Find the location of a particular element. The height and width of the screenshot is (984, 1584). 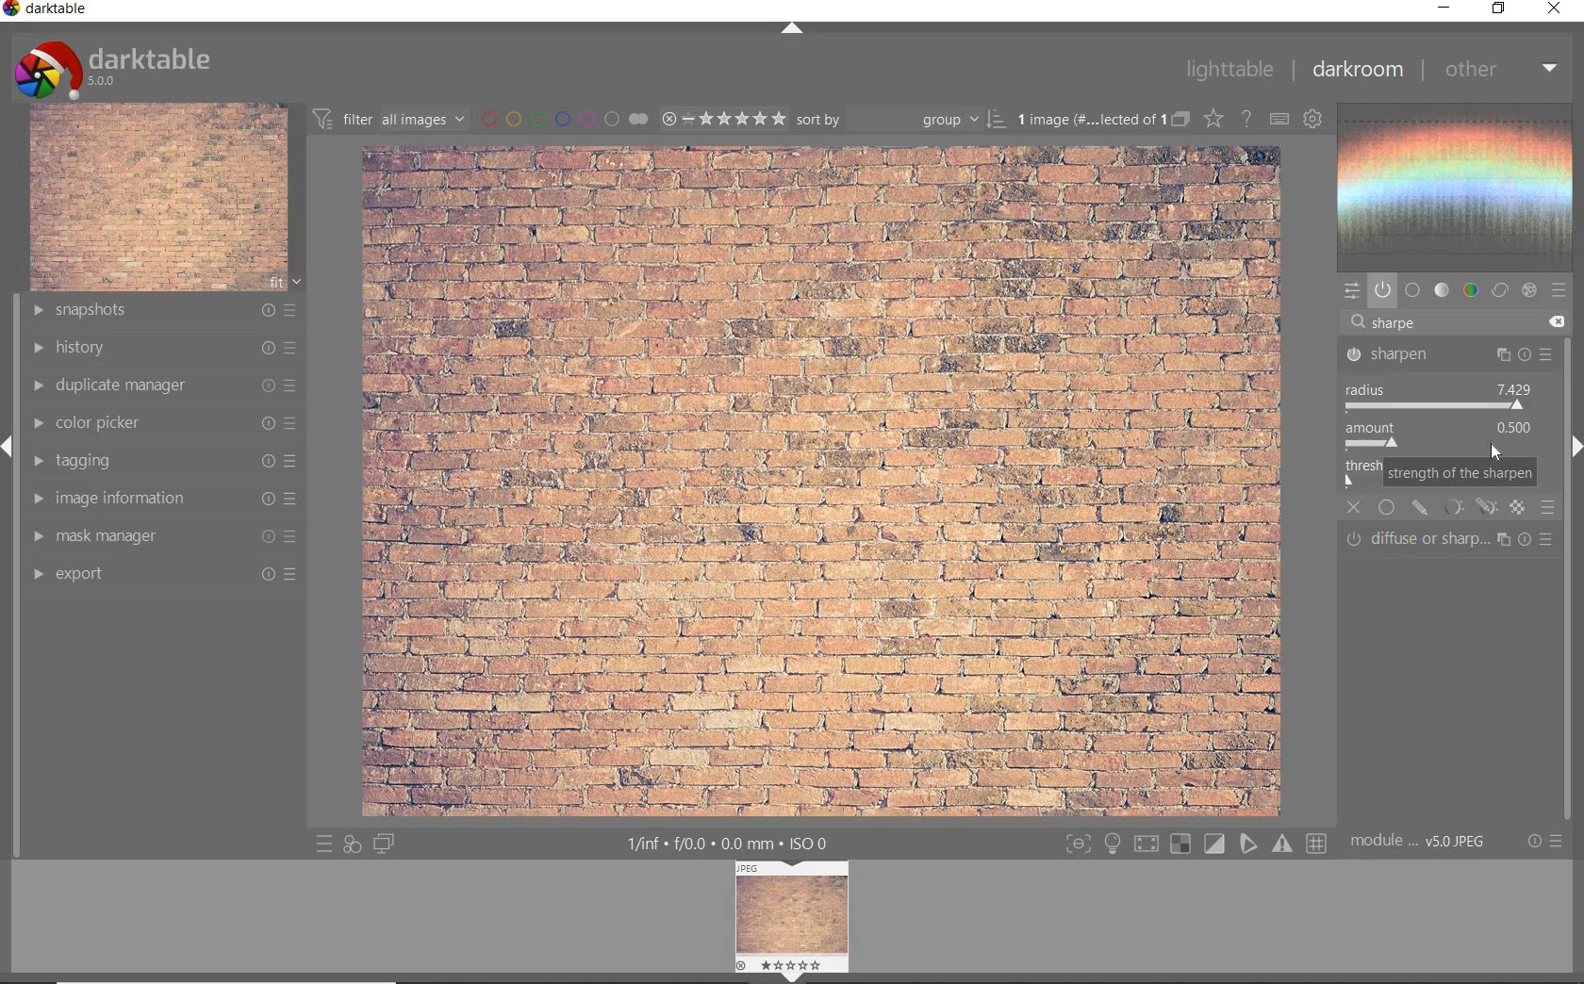

darktable is located at coordinates (48, 10).